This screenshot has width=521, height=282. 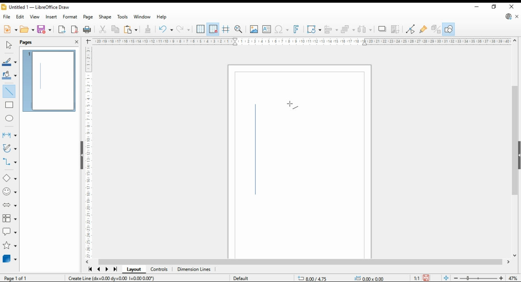 What do you see at coordinates (368, 278) in the screenshot?
I see `0.00x0.00` at bounding box center [368, 278].